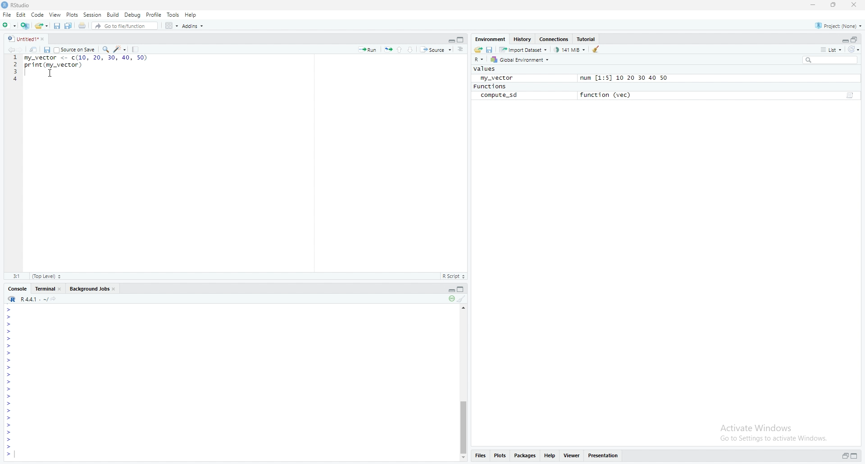 The width and height of the screenshot is (865, 464). Describe the element at coordinates (18, 276) in the screenshot. I see `3:1` at that location.